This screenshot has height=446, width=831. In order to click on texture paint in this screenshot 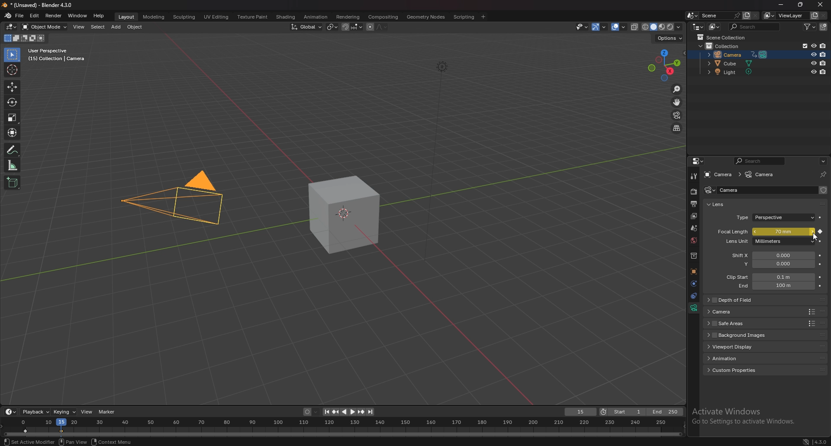, I will do `click(253, 17)`.